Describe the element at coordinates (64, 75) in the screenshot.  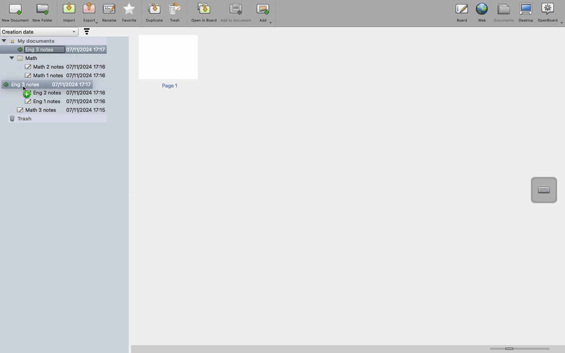
I see `Math 1 notes` at that location.